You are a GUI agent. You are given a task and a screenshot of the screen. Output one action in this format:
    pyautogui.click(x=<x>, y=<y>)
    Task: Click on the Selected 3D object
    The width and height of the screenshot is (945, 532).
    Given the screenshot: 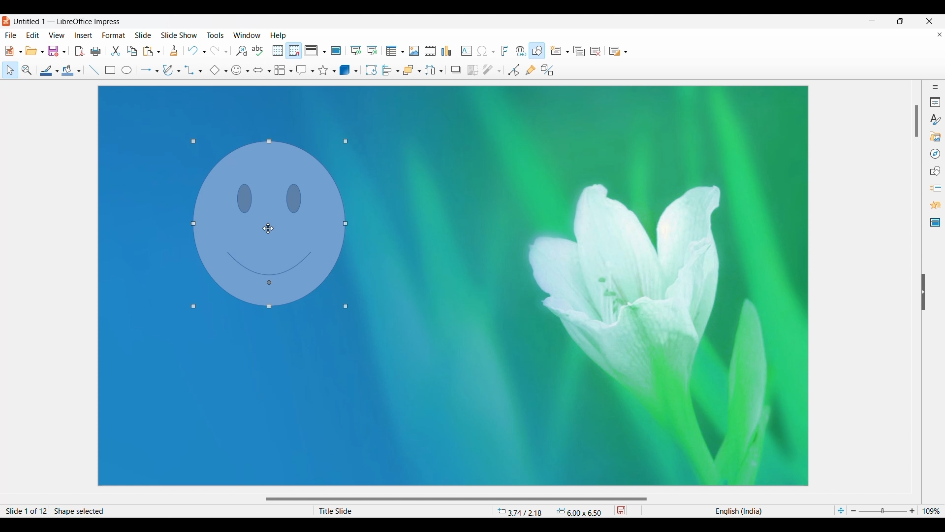 What is the action you would take?
    pyautogui.click(x=345, y=69)
    